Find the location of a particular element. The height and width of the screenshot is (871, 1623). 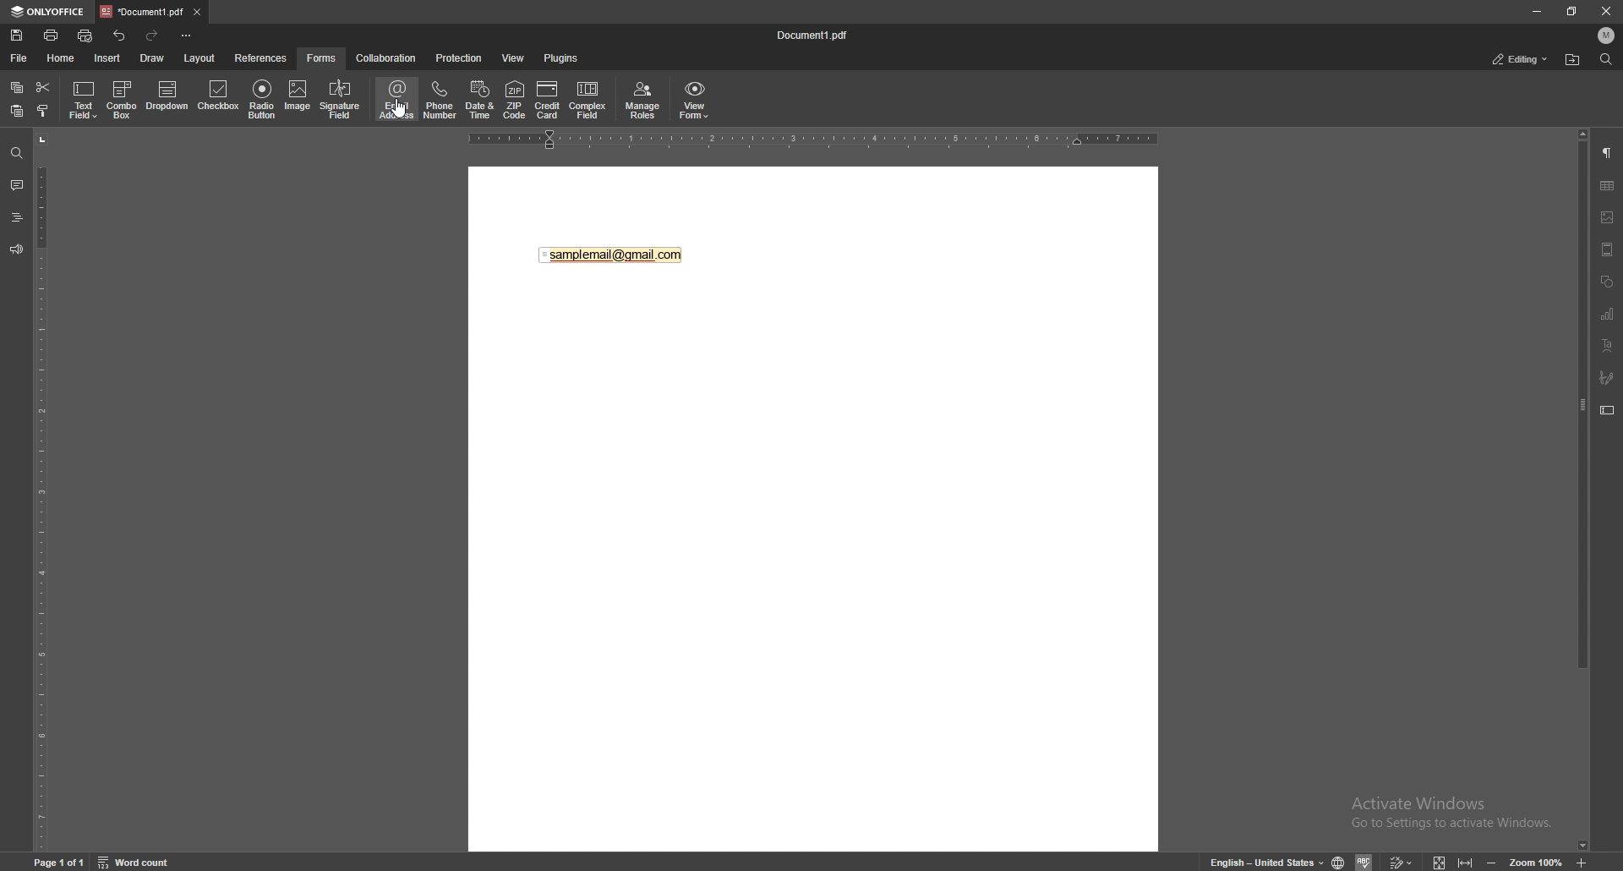

file name is located at coordinates (817, 35).